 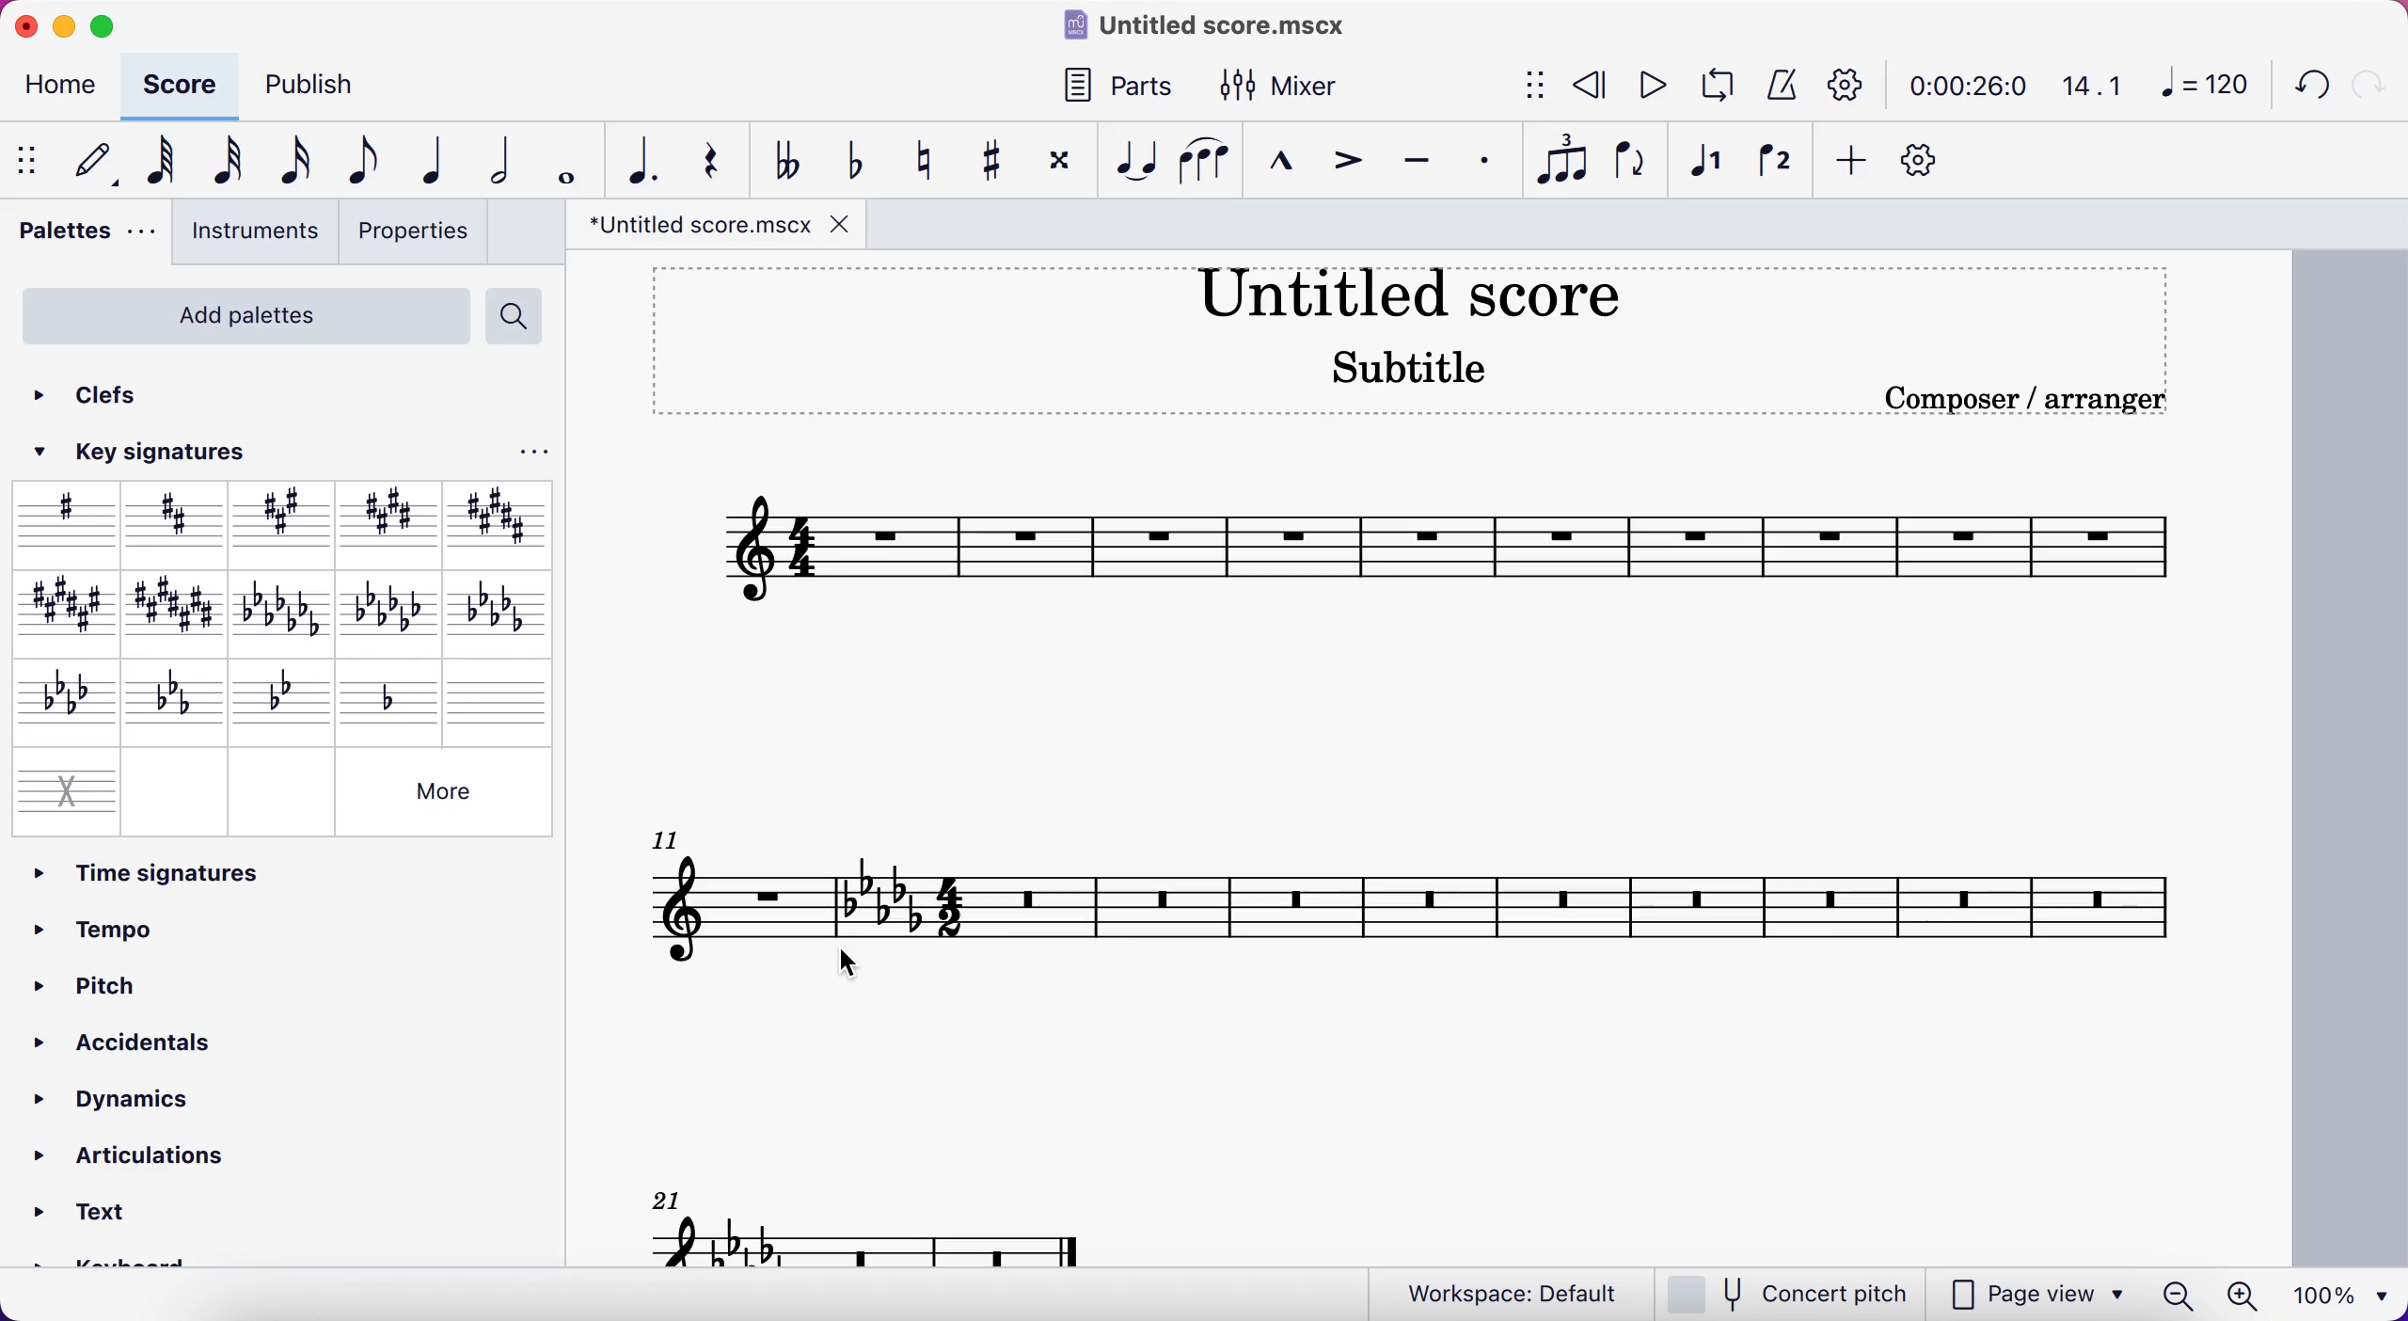 What do you see at coordinates (85, 242) in the screenshot?
I see `palettes` at bounding box center [85, 242].